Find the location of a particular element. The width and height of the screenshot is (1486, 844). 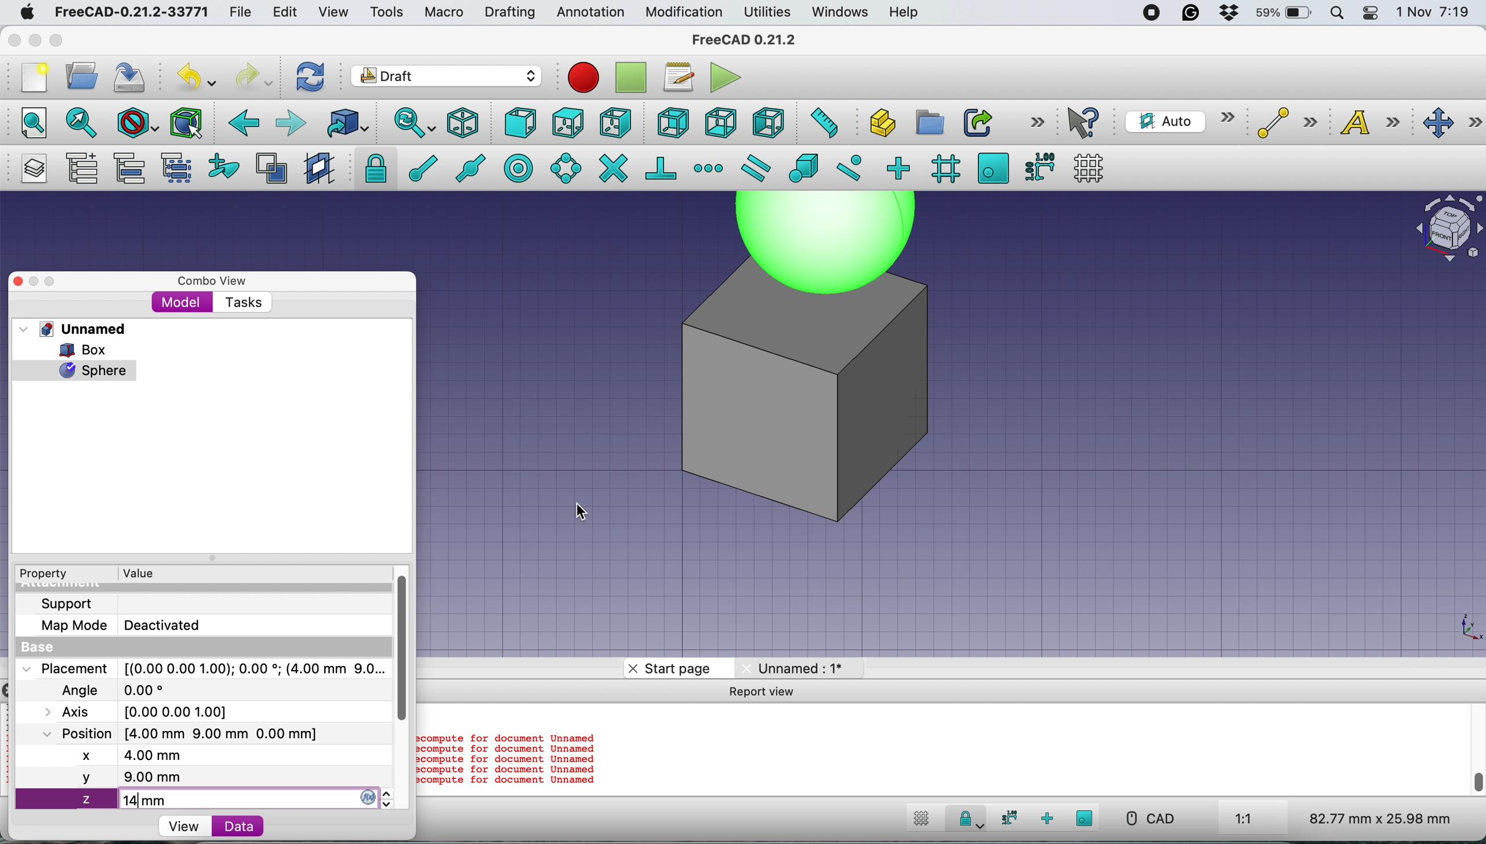

minimise is located at coordinates (34, 40).